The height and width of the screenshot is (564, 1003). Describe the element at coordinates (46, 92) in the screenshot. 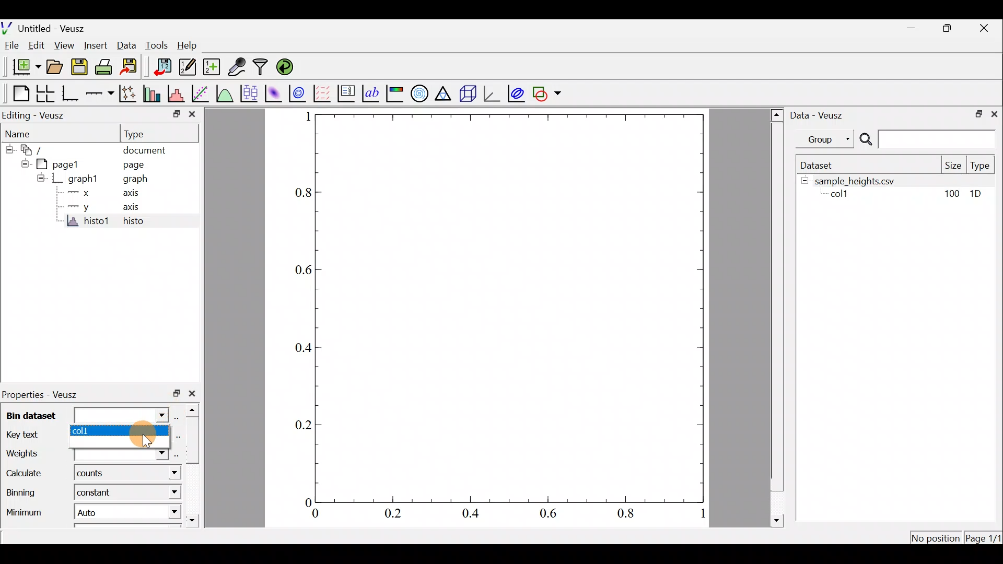

I see `arrange graphs in a grid` at that location.